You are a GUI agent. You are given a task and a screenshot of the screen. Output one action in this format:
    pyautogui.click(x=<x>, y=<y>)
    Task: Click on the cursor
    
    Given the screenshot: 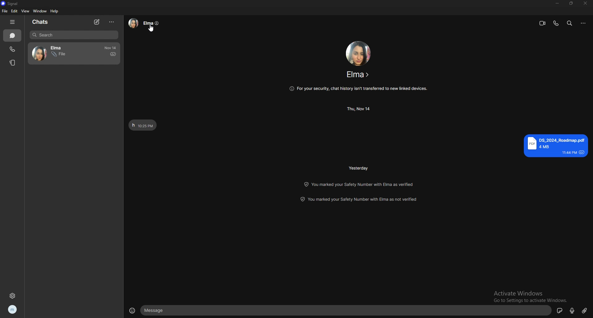 What is the action you would take?
    pyautogui.click(x=152, y=28)
    